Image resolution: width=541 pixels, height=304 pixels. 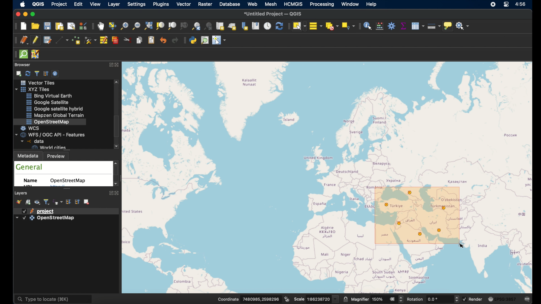 I want to click on paste features, so click(x=152, y=41).